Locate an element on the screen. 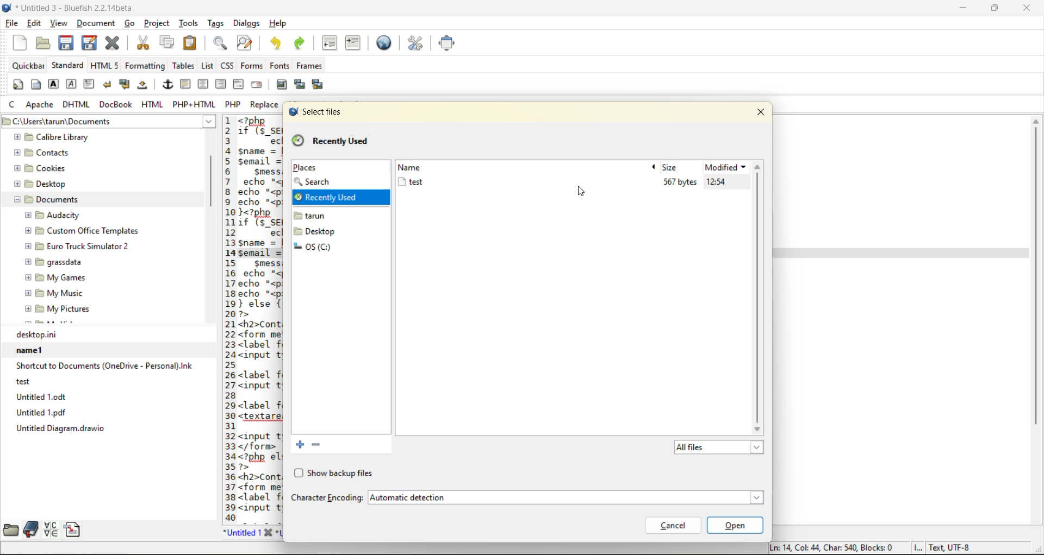 This screenshot has height=555, width=1044. list is located at coordinates (208, 66).